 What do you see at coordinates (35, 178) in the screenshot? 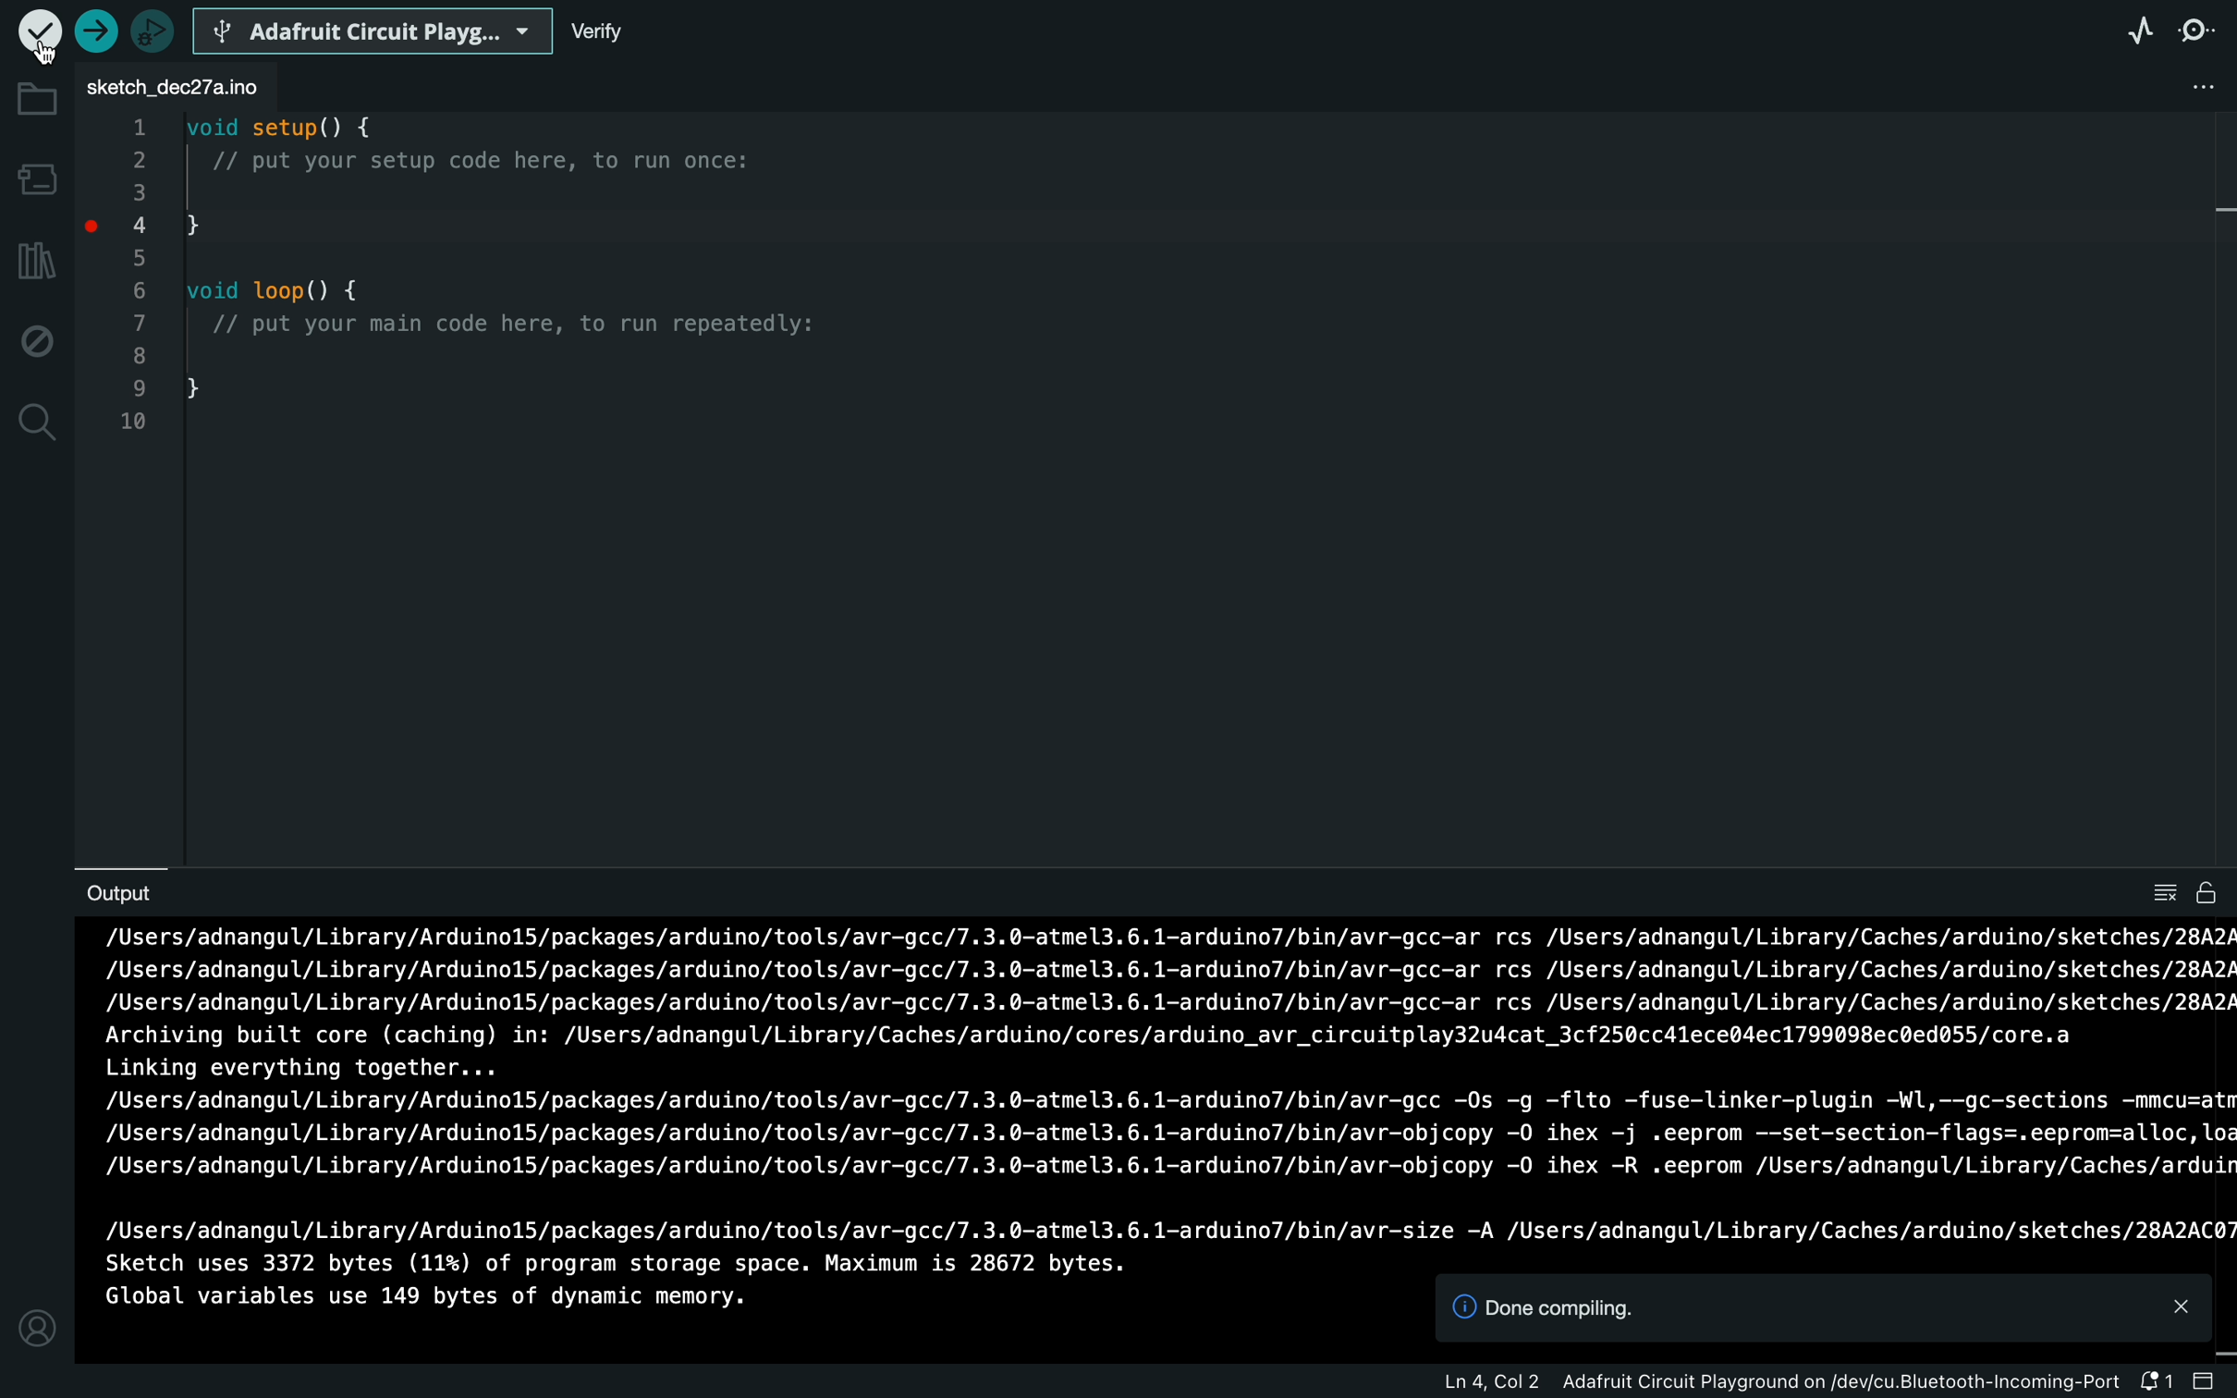
I see `board manager` at bounding box center [35, 178].